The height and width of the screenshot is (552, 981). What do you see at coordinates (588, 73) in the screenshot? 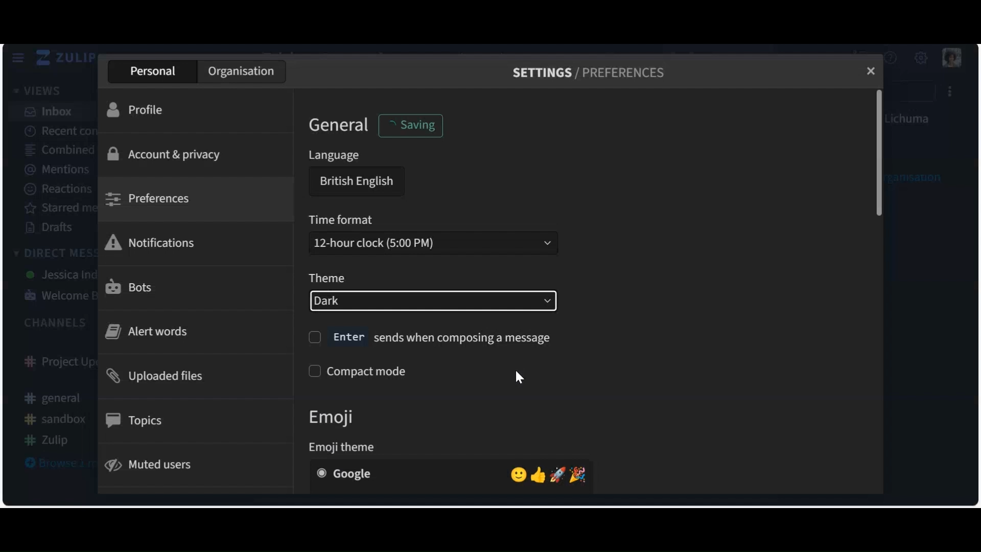
I see `Settings/Preferences` at bounding box center [588, 73].